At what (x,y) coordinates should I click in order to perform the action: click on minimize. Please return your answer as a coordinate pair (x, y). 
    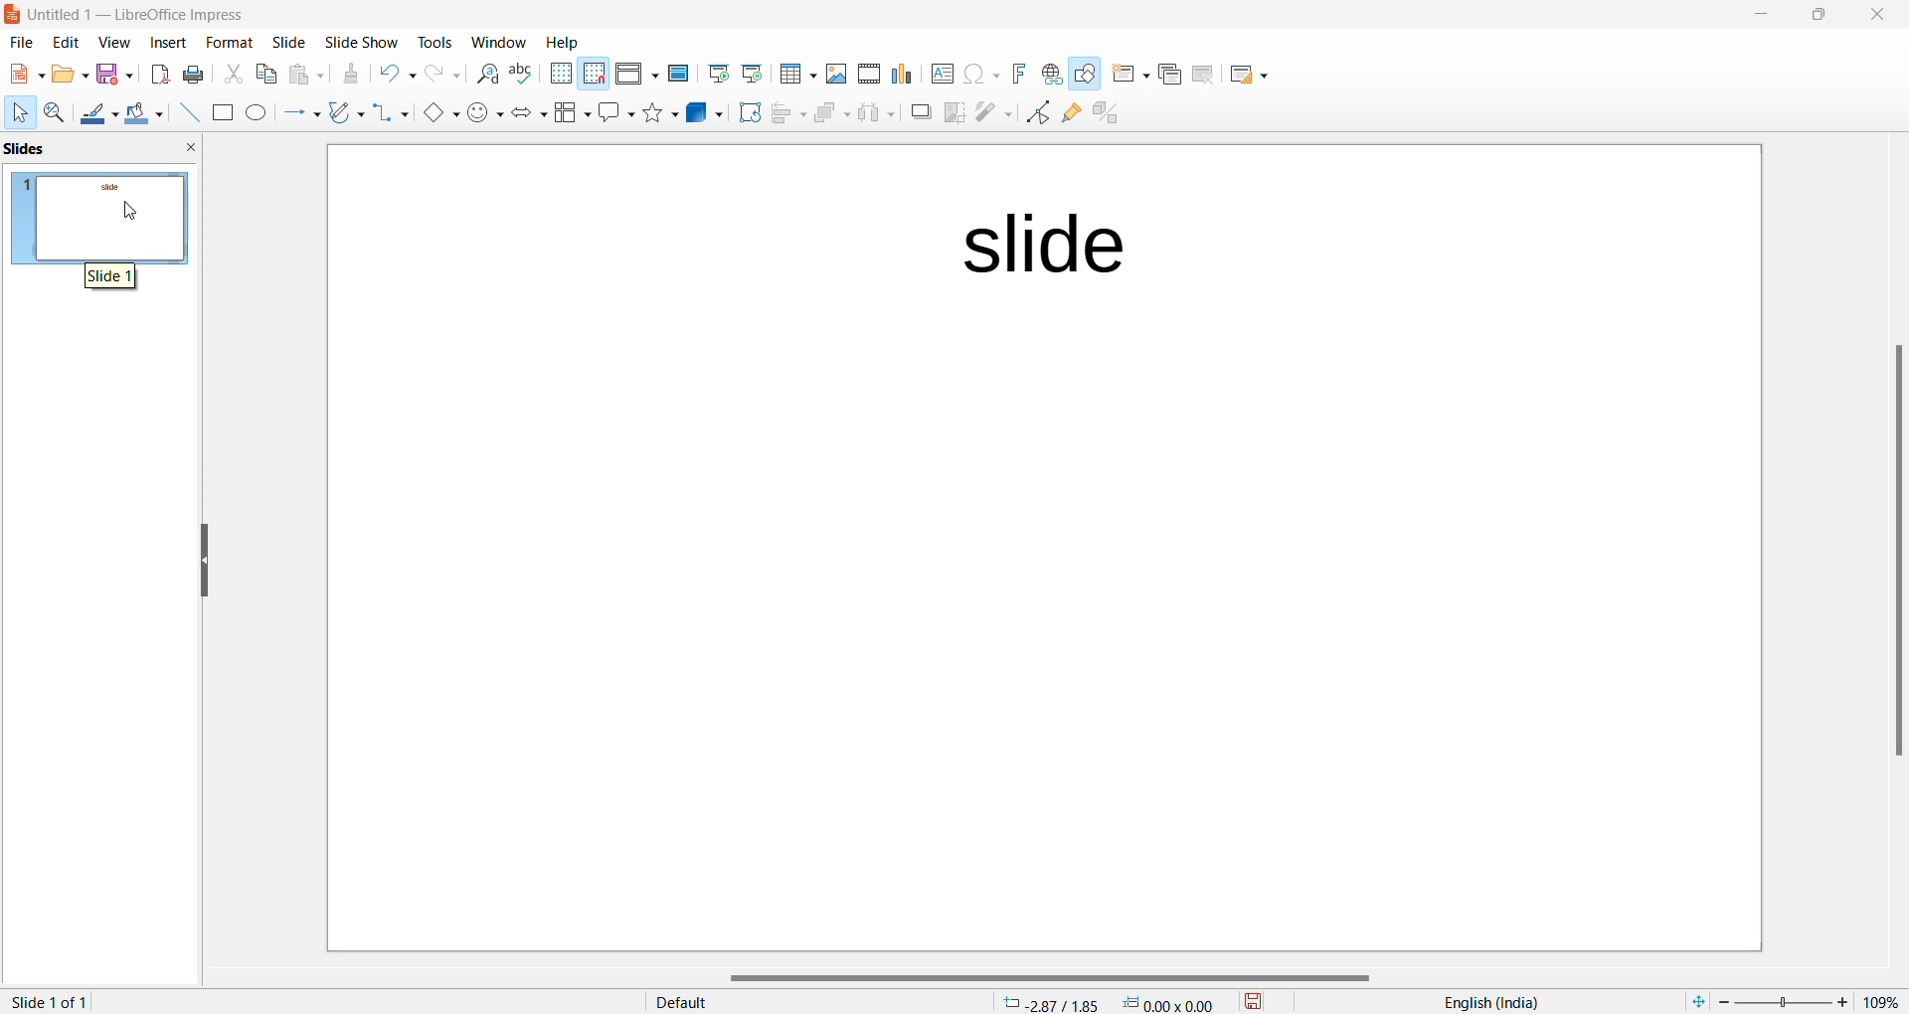
    Looking at the image, I should click on (1756, 17).